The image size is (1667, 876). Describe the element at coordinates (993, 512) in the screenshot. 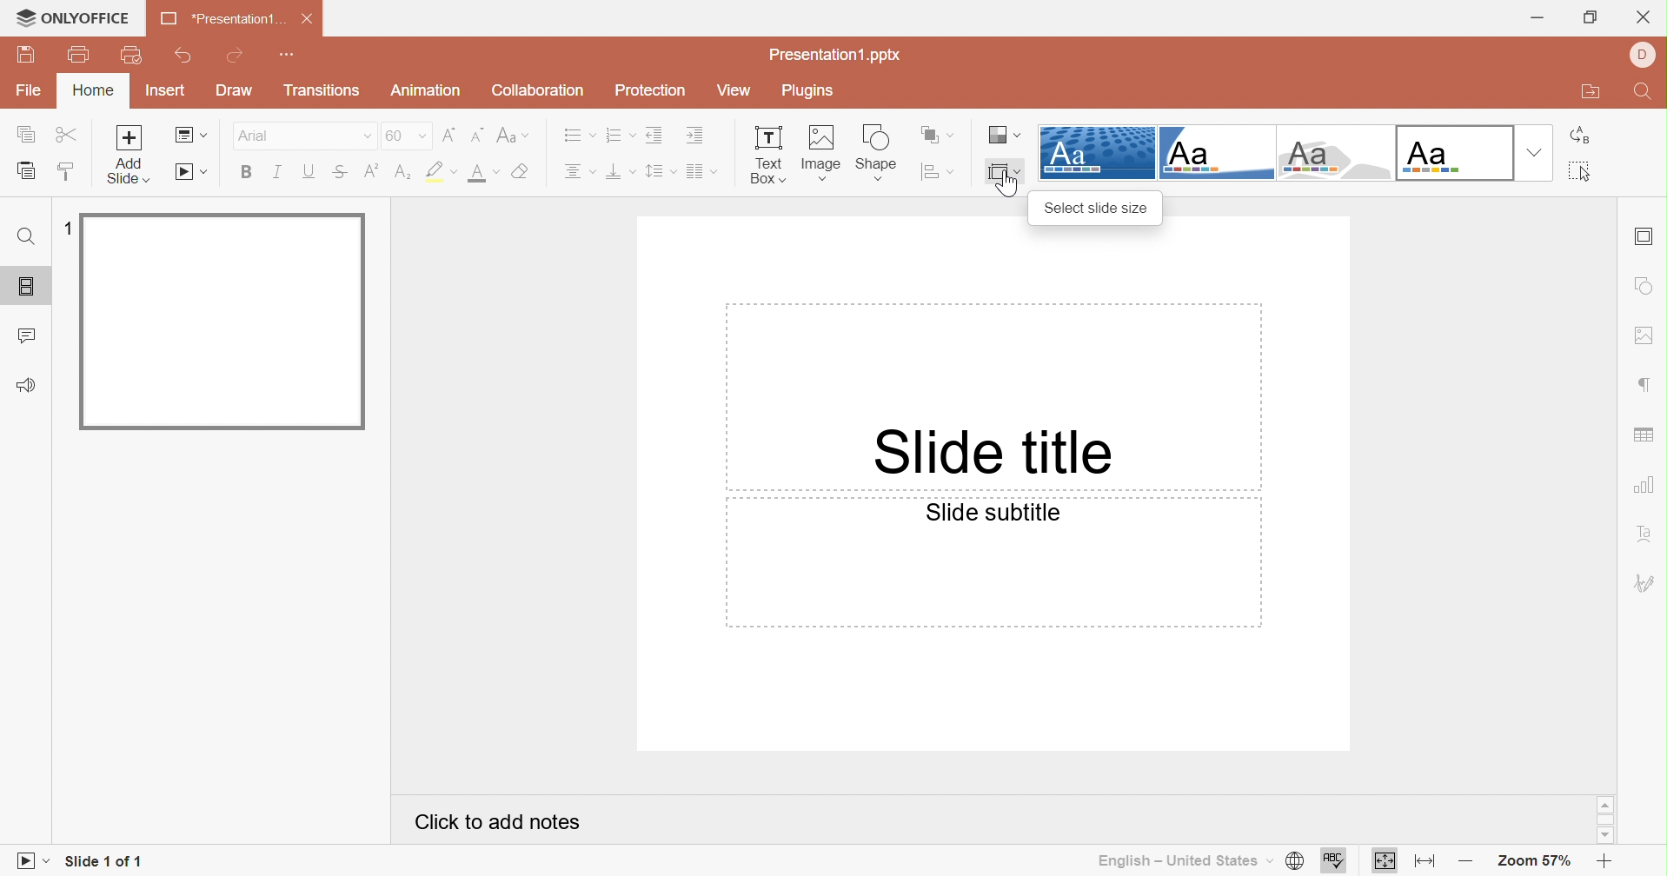

I see `Slide subtitle` at that location.